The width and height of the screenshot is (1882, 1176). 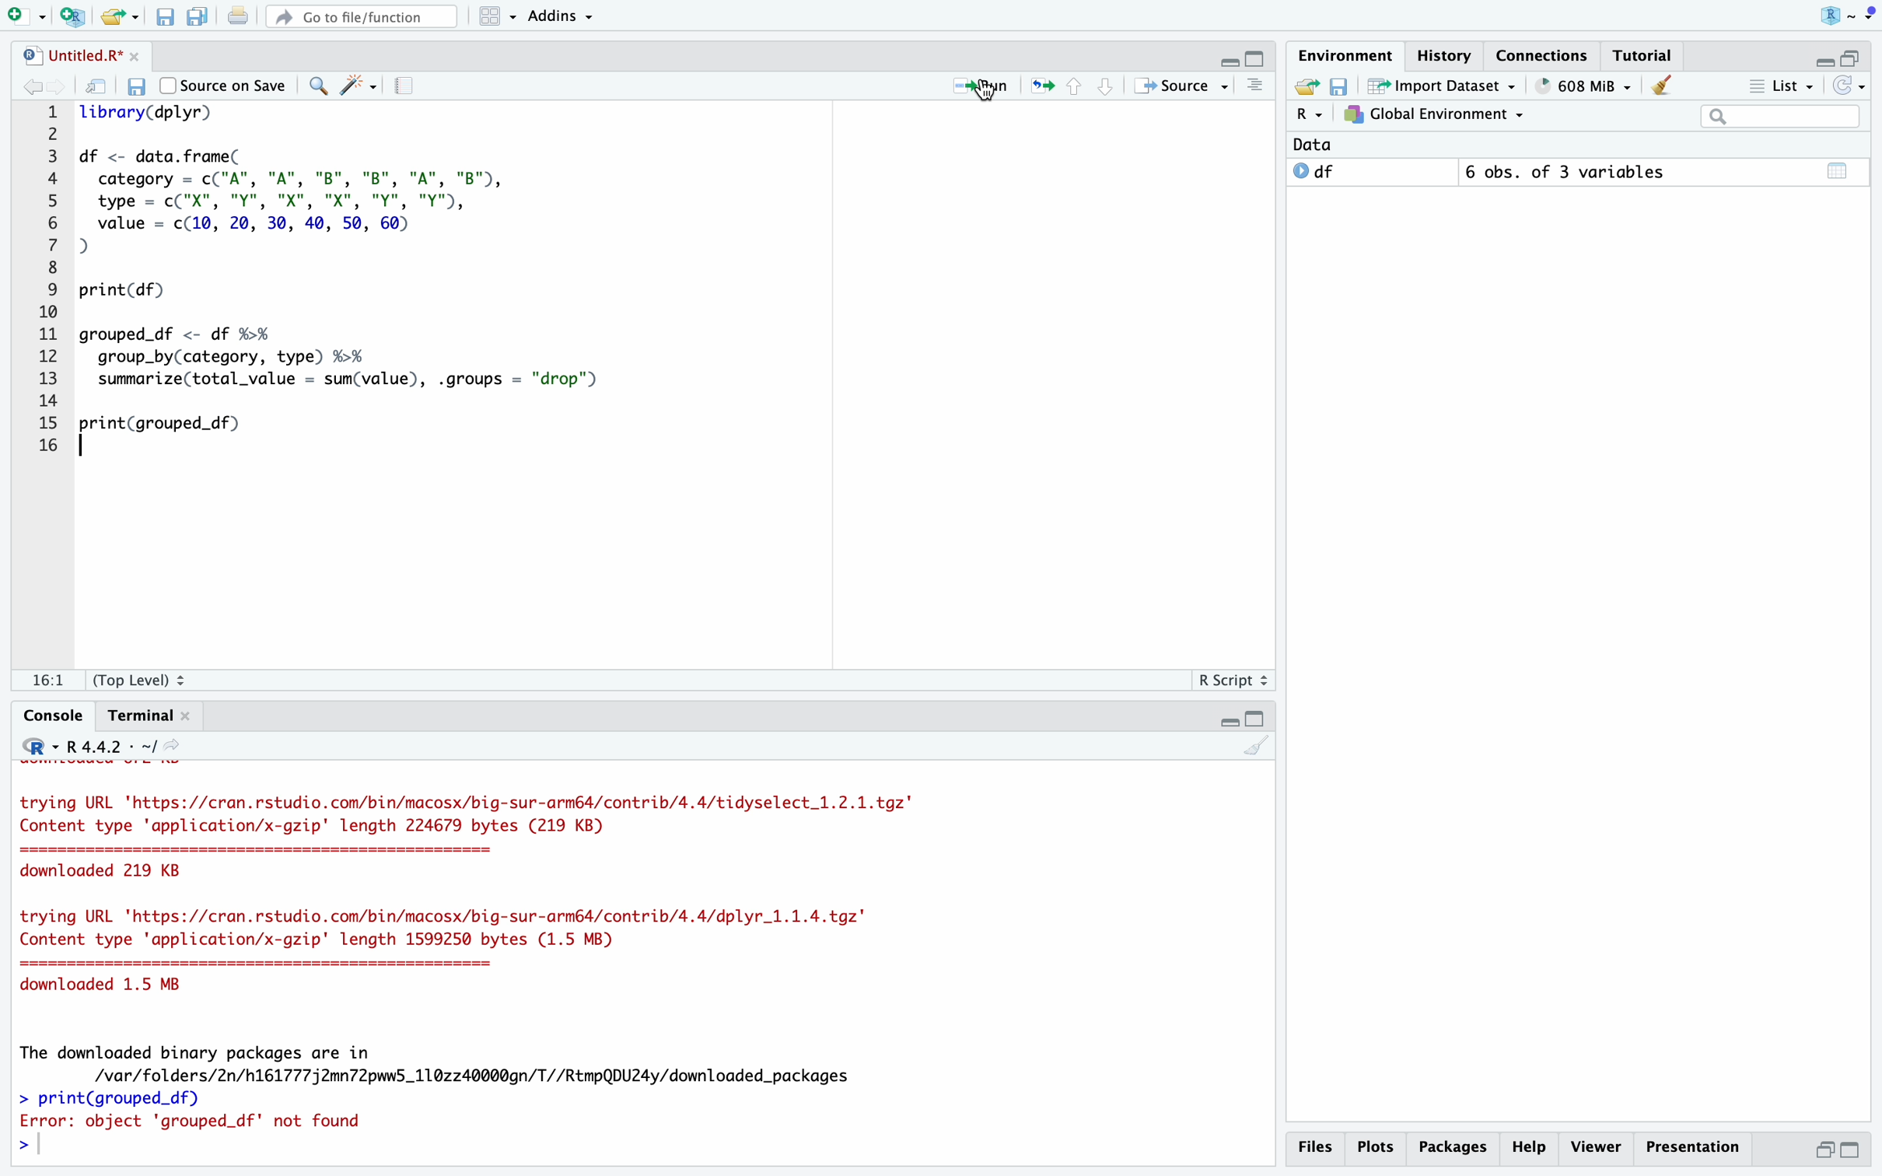 What do you see at coordinates (1104, 85) in the screenshot?
I see `Go to next section` at bounding box center [1104, 85].